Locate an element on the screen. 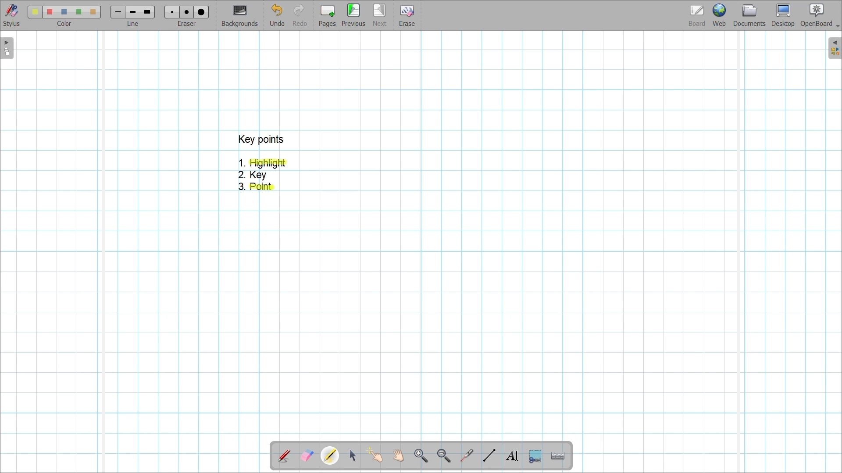  Zoom out is located at coordinates (444, 456).